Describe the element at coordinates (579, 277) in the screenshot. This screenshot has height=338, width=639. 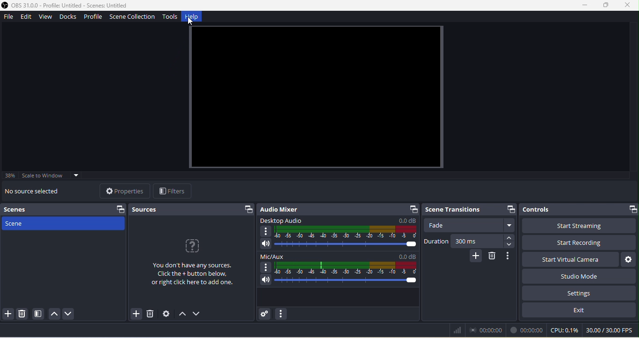
I see `studio mode` at that location.